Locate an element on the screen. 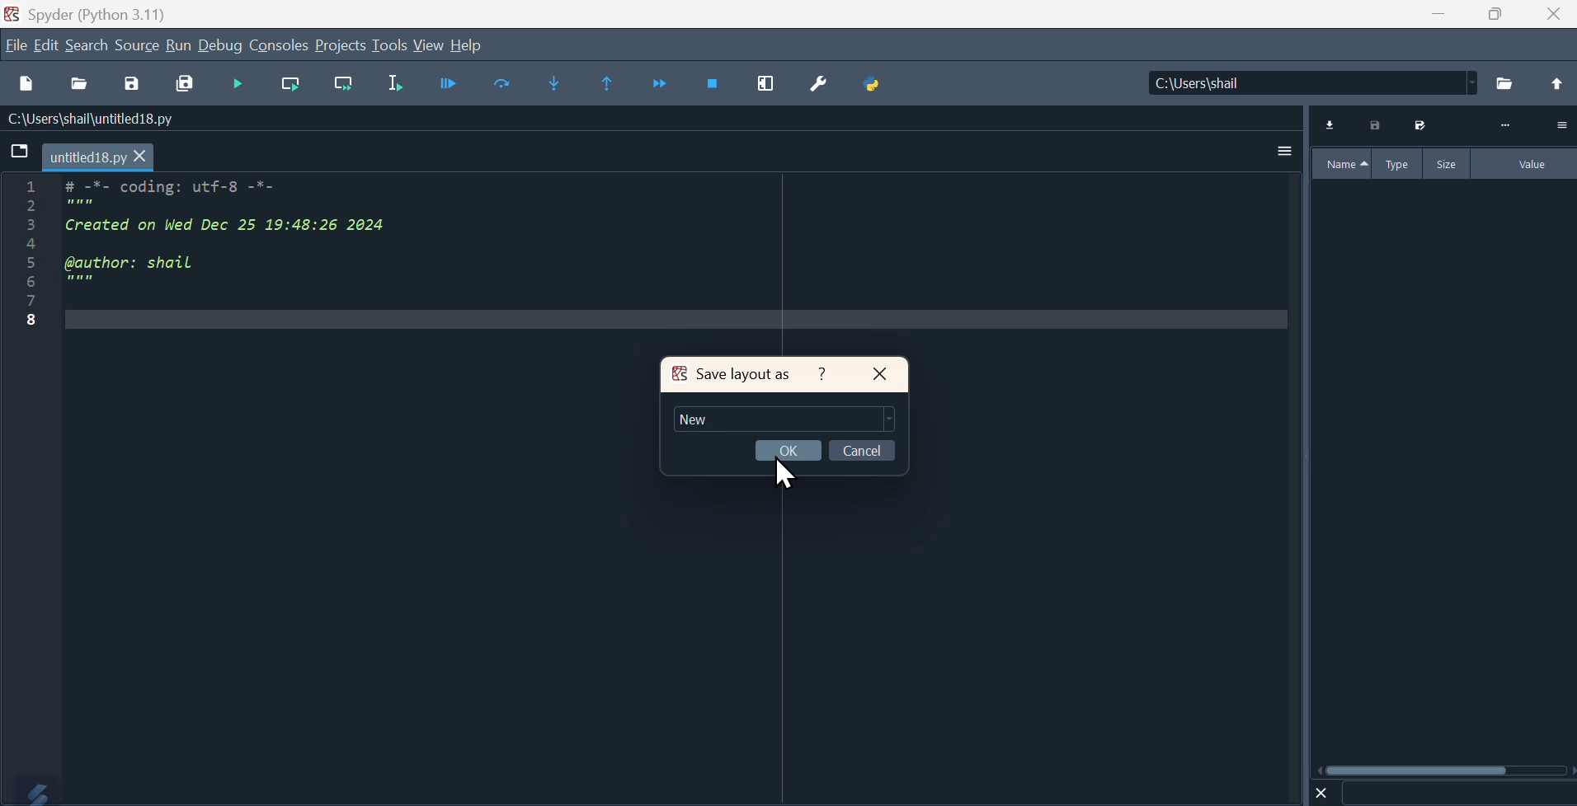 This screenshot has width=1577, height=806. Replace text is located at coordinates (501, 83).